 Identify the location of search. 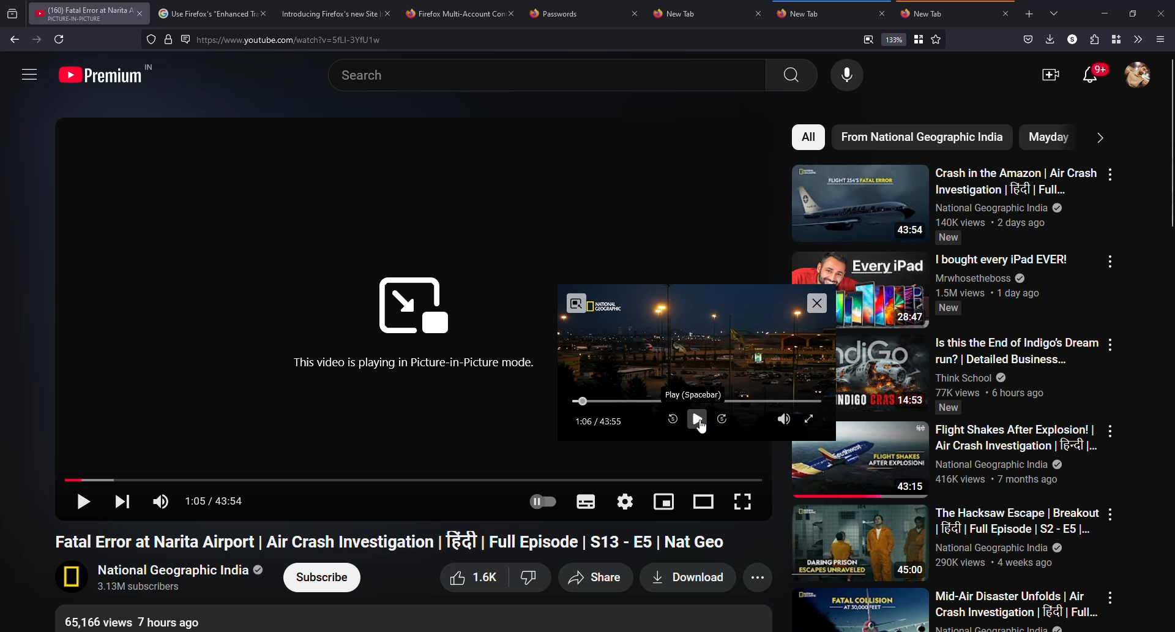
(791, 75).